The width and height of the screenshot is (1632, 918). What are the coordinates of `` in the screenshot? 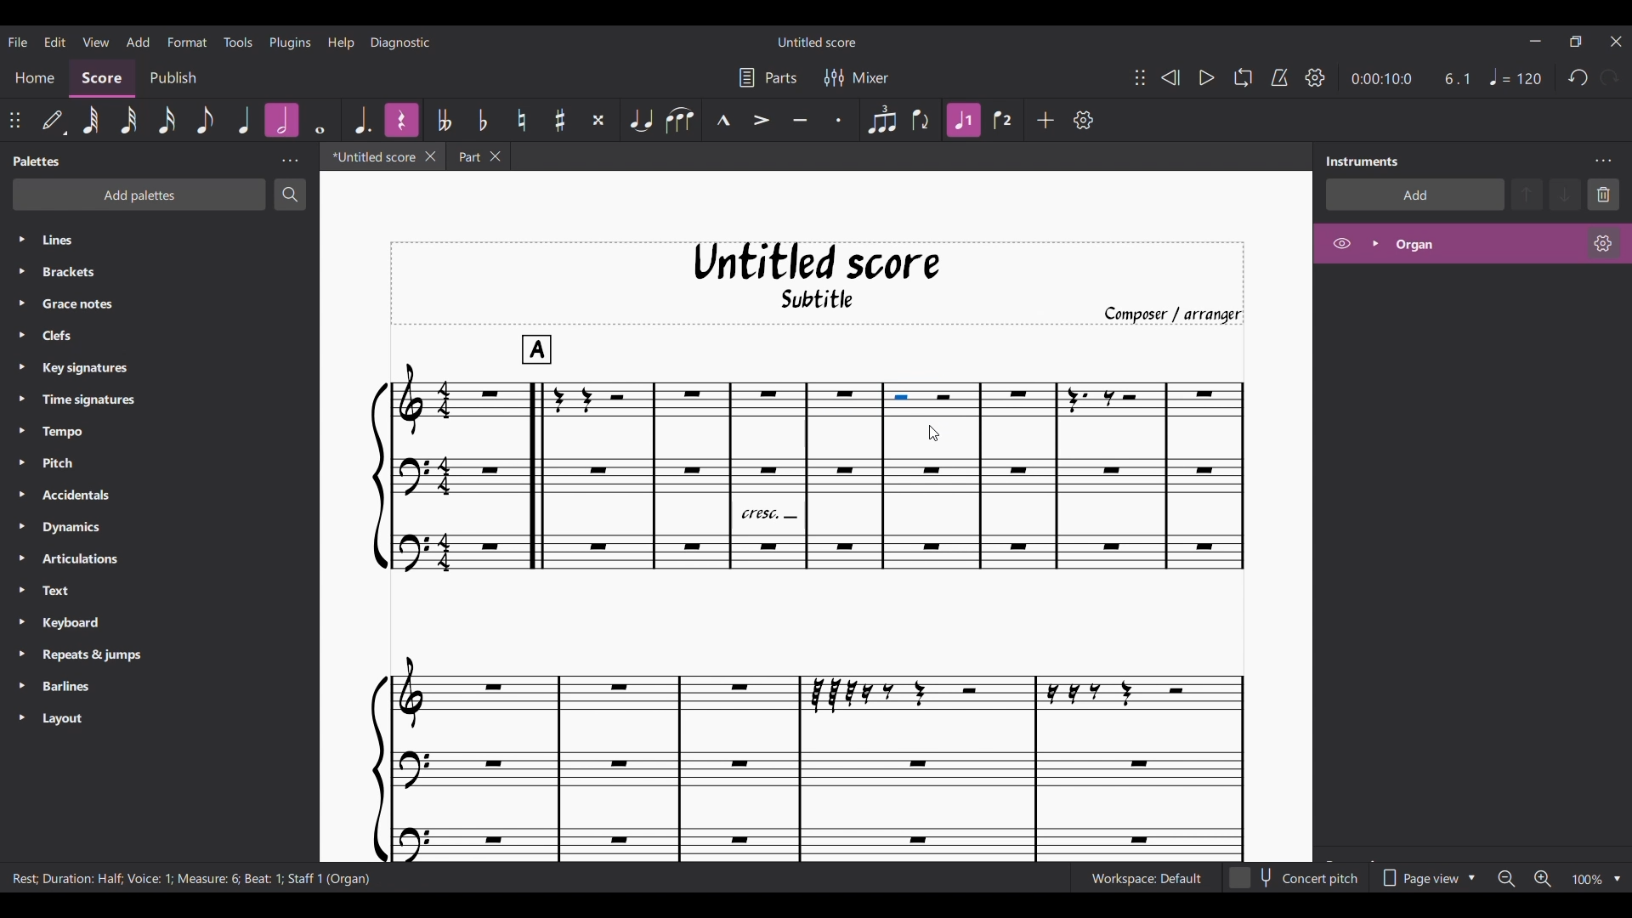 It's located at (428, 119).